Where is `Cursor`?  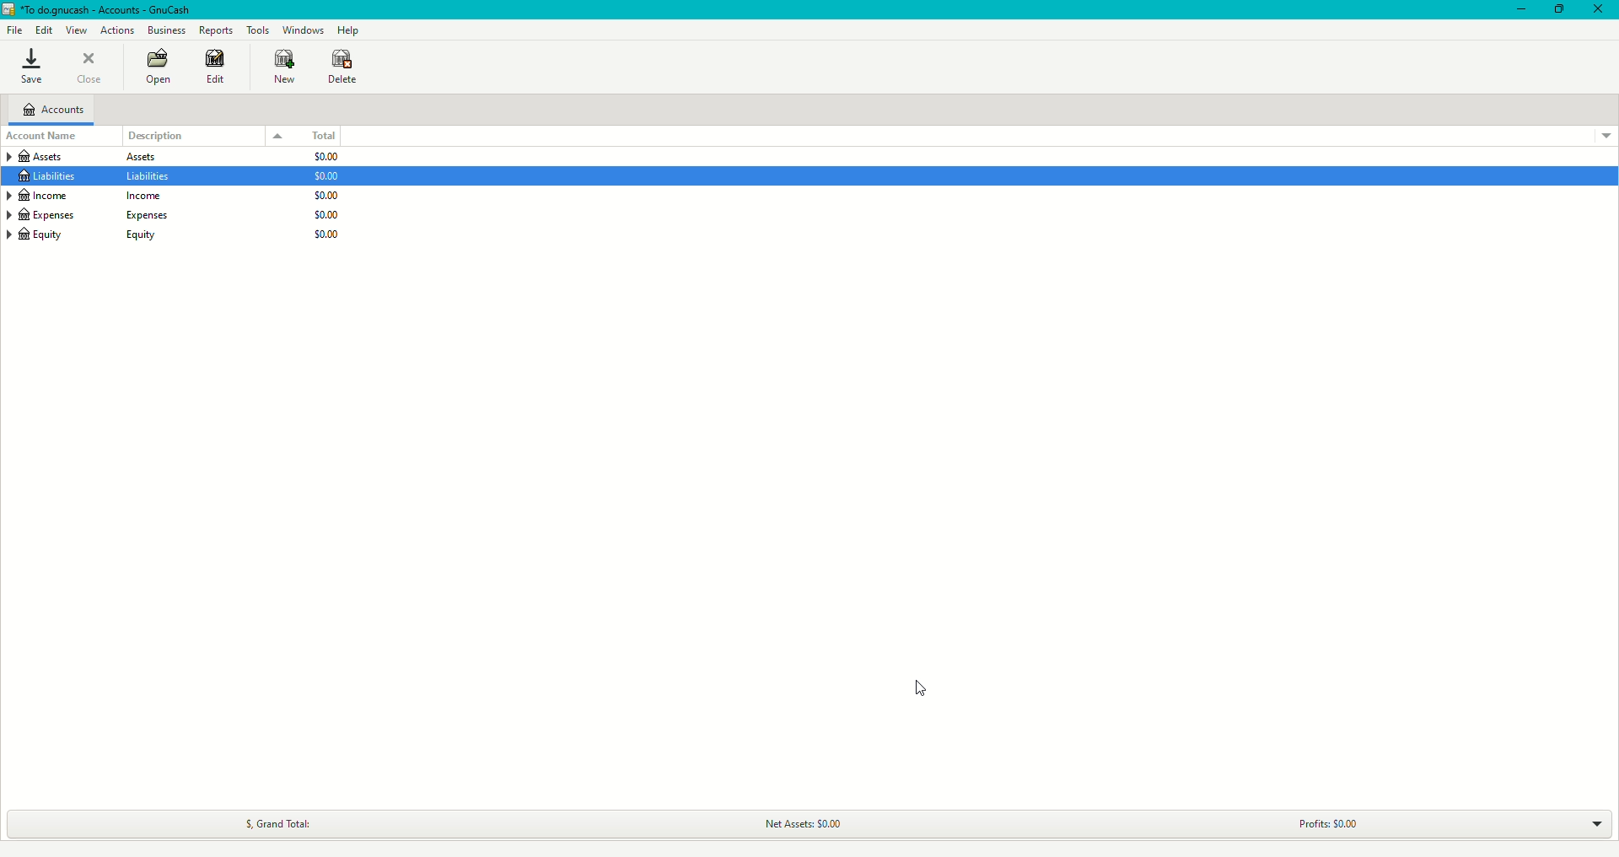
Cursor is located at coordinates (923, 687).